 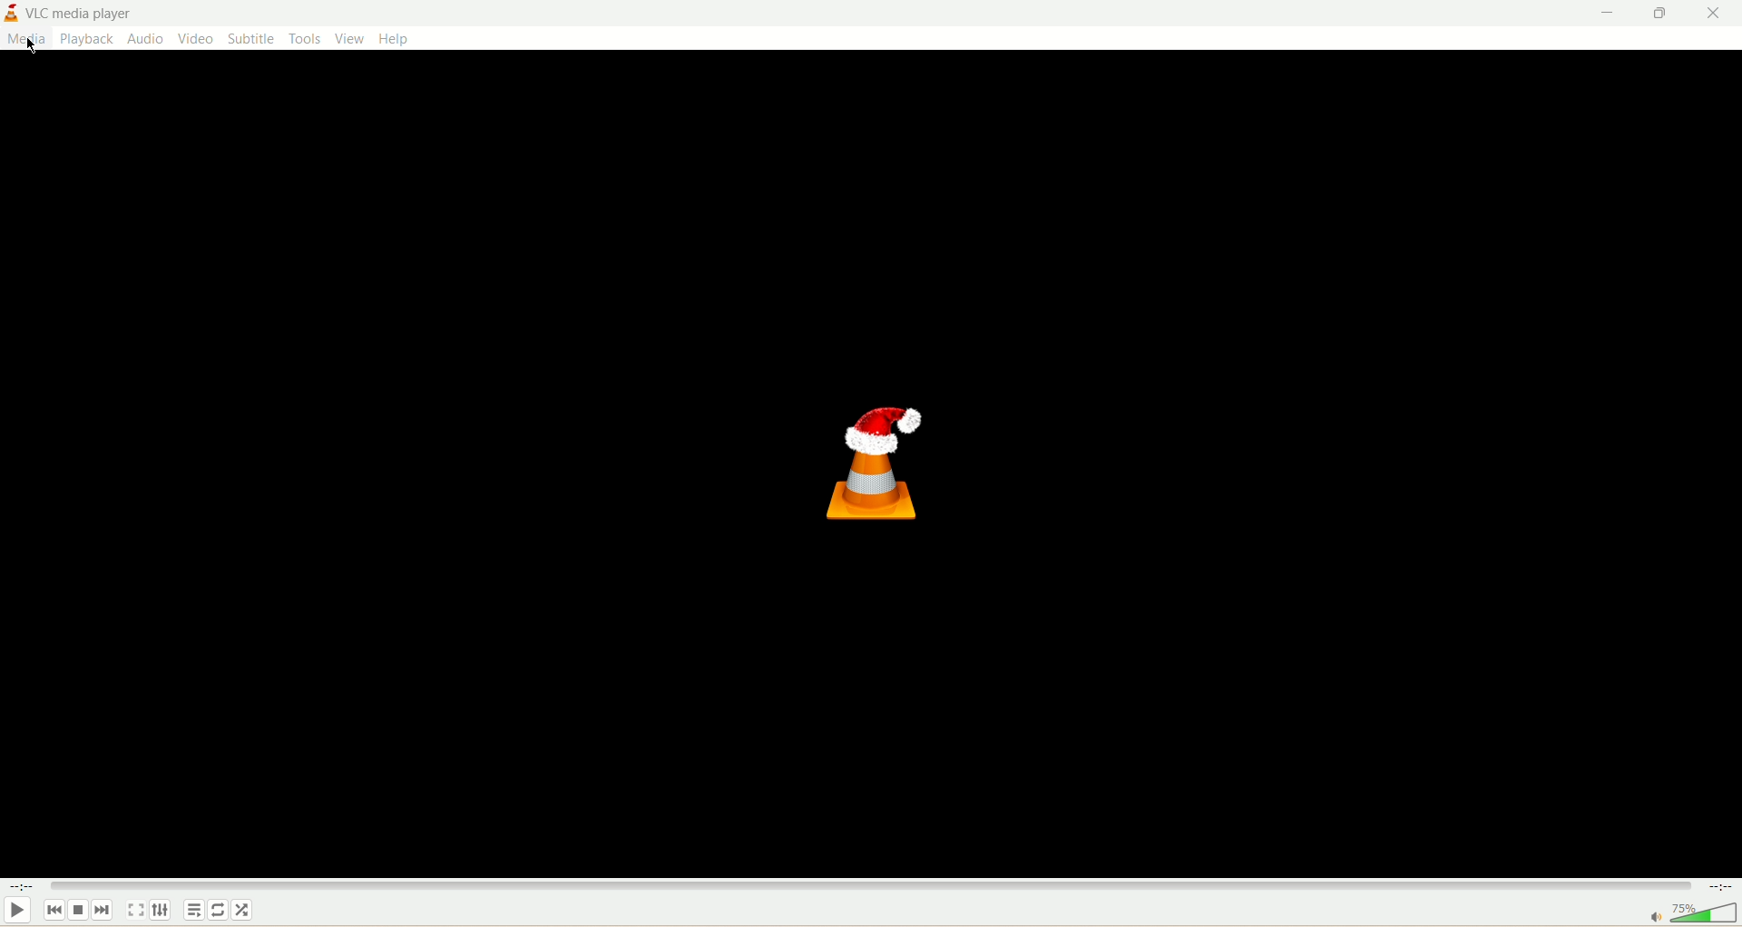 I want to click on view, so click(x=348, y=39).